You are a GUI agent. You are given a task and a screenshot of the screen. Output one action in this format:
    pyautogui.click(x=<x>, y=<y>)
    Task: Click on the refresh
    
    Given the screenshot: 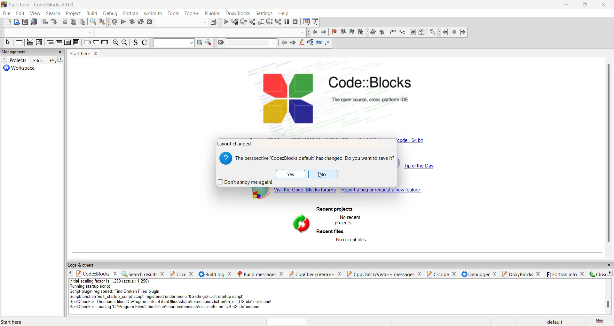 What is the action you would take?
    pyautogui.click(x=300, y=225)
    